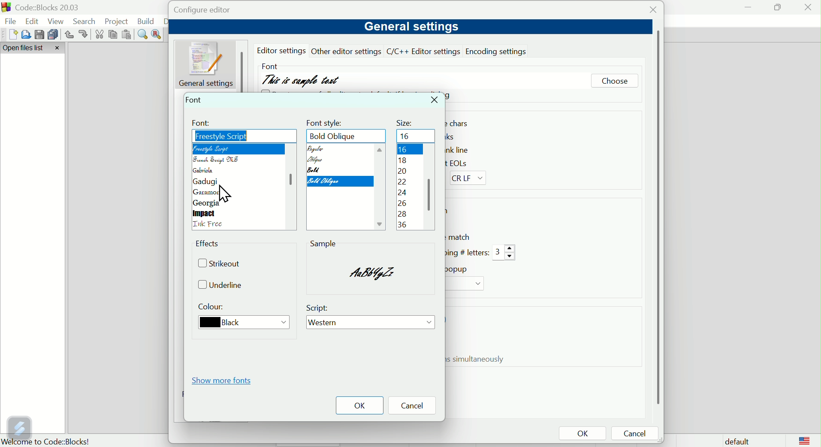 This screenshot has height=447, width=821. I want to click on Cancel, so click(412, 406).